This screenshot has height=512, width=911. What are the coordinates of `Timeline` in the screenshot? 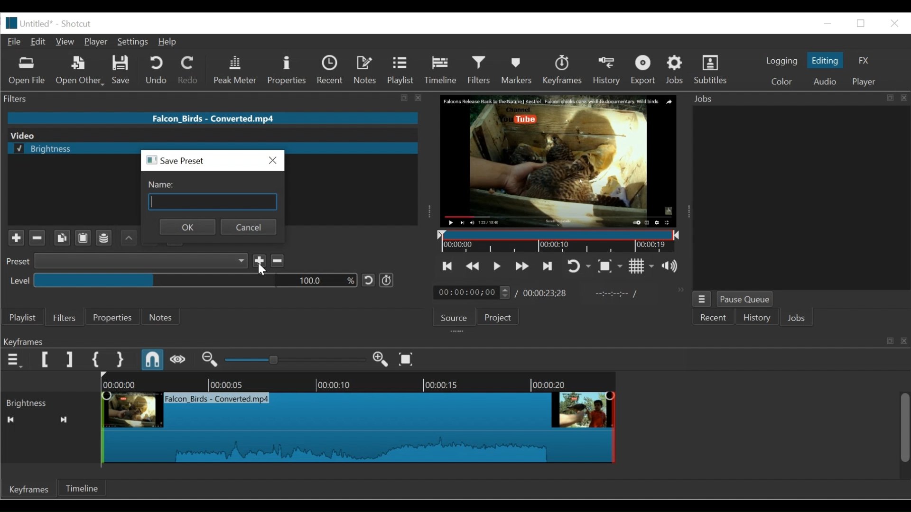 It's located at (556, 240).